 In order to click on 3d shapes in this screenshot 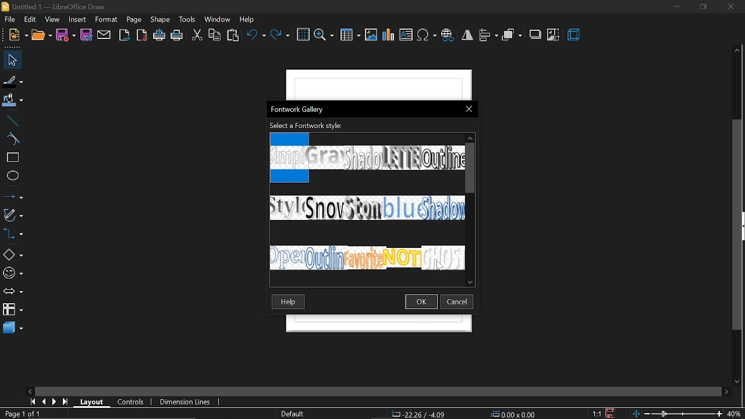, I will do `click(12, 329)`.